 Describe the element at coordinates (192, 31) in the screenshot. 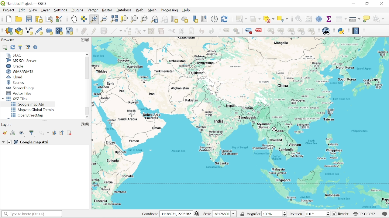

I see `Paste feature` at that location.